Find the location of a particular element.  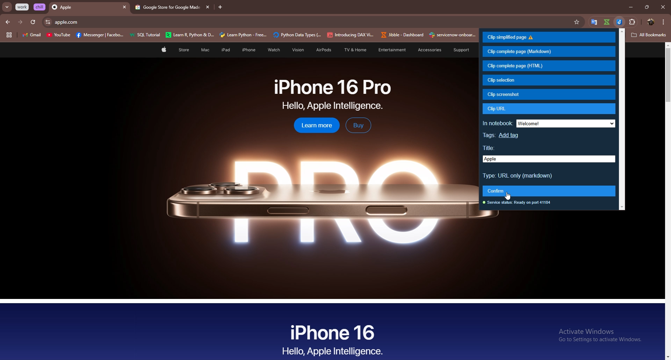

iPhone is located at coordinates (249, 50).